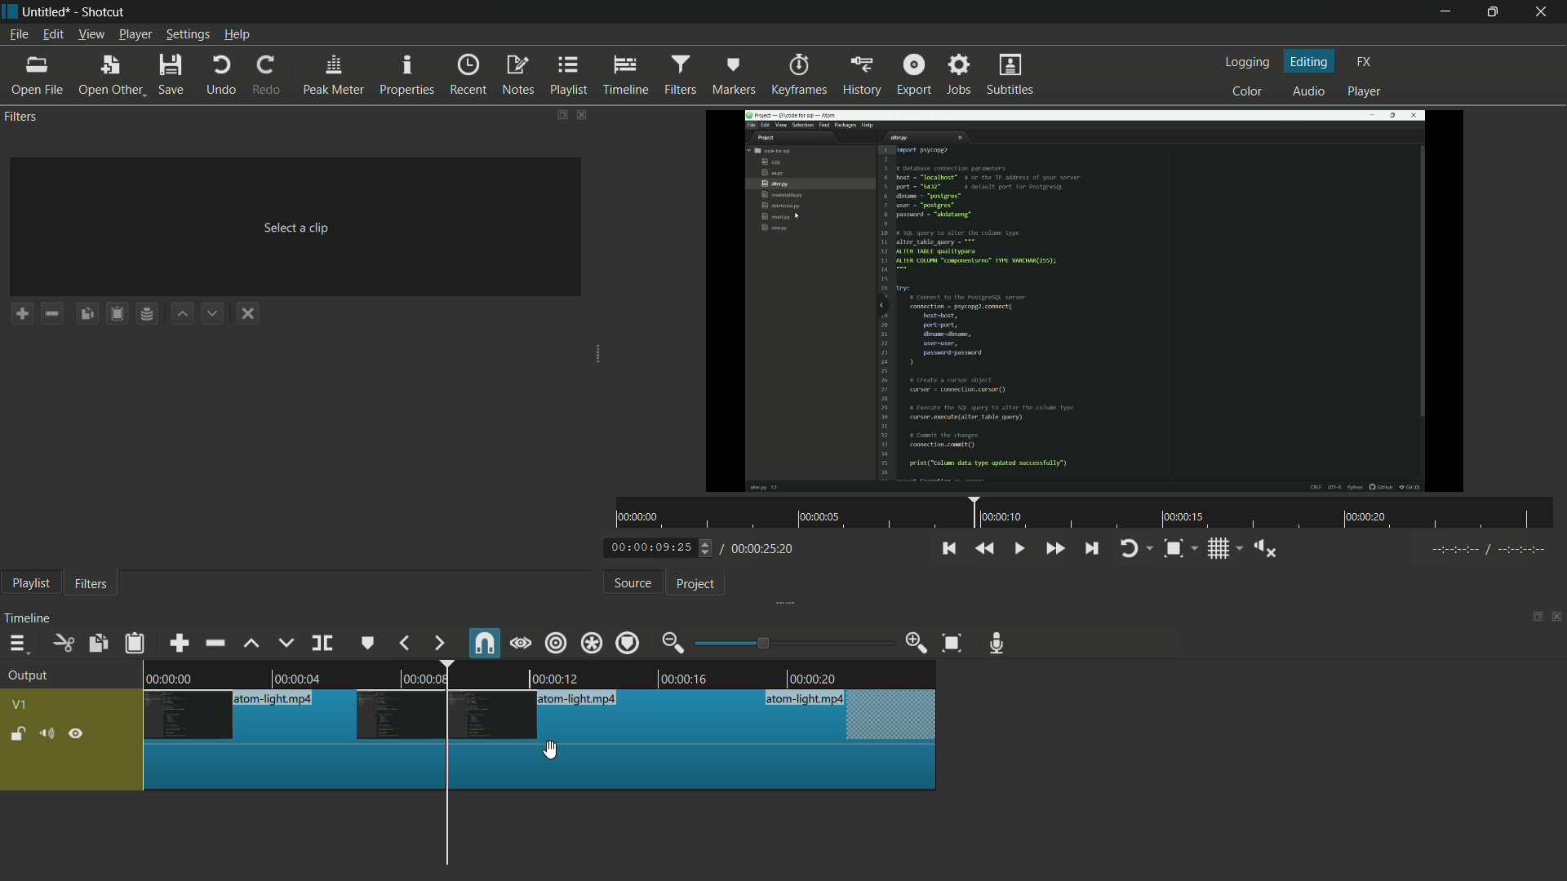 This screenshot has width=1567, height=881. Describe the element at coordinates (734, 76) in the screenshot. I see `markers` at that location.